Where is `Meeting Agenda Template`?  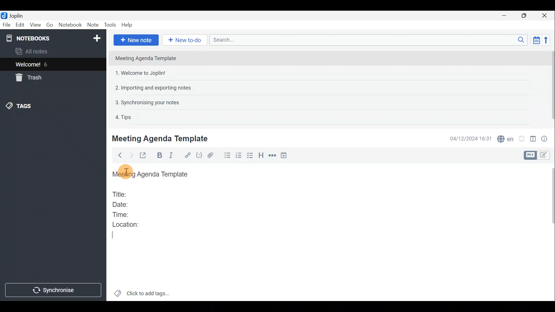 Meeting Agenda Template is located at coordinates (146, 58).